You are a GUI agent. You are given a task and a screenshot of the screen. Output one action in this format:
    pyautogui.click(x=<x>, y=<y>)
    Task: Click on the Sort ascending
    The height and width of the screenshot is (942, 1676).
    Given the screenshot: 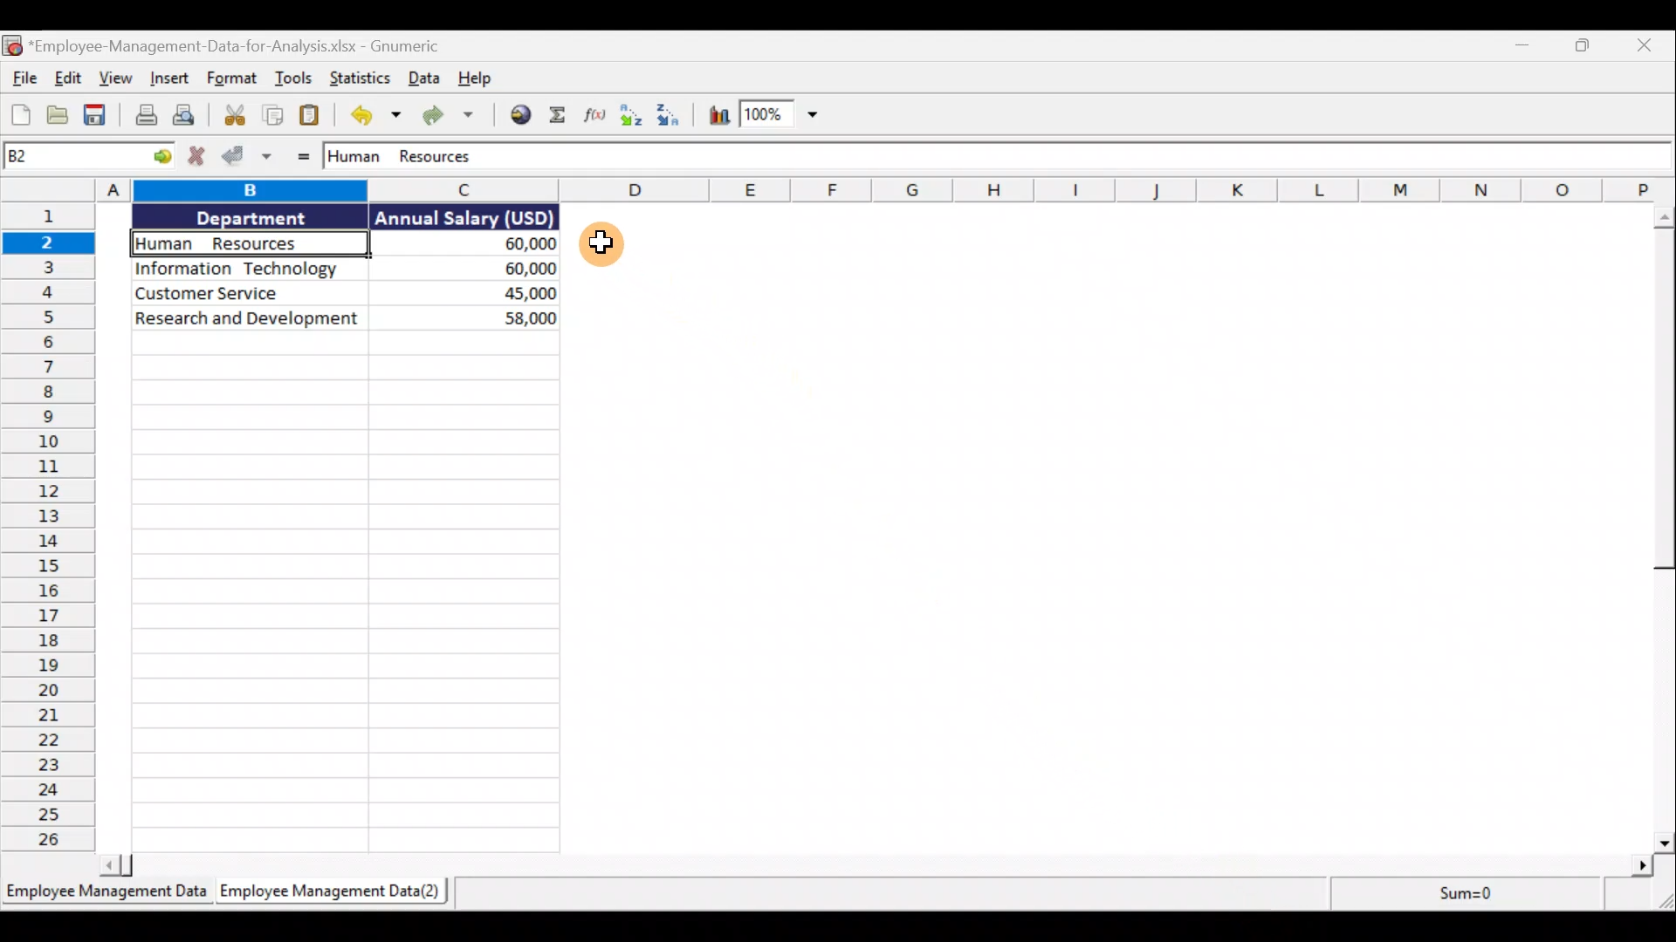 What is the action you would take?
    pyautogui.click(x=632, y=119)
    